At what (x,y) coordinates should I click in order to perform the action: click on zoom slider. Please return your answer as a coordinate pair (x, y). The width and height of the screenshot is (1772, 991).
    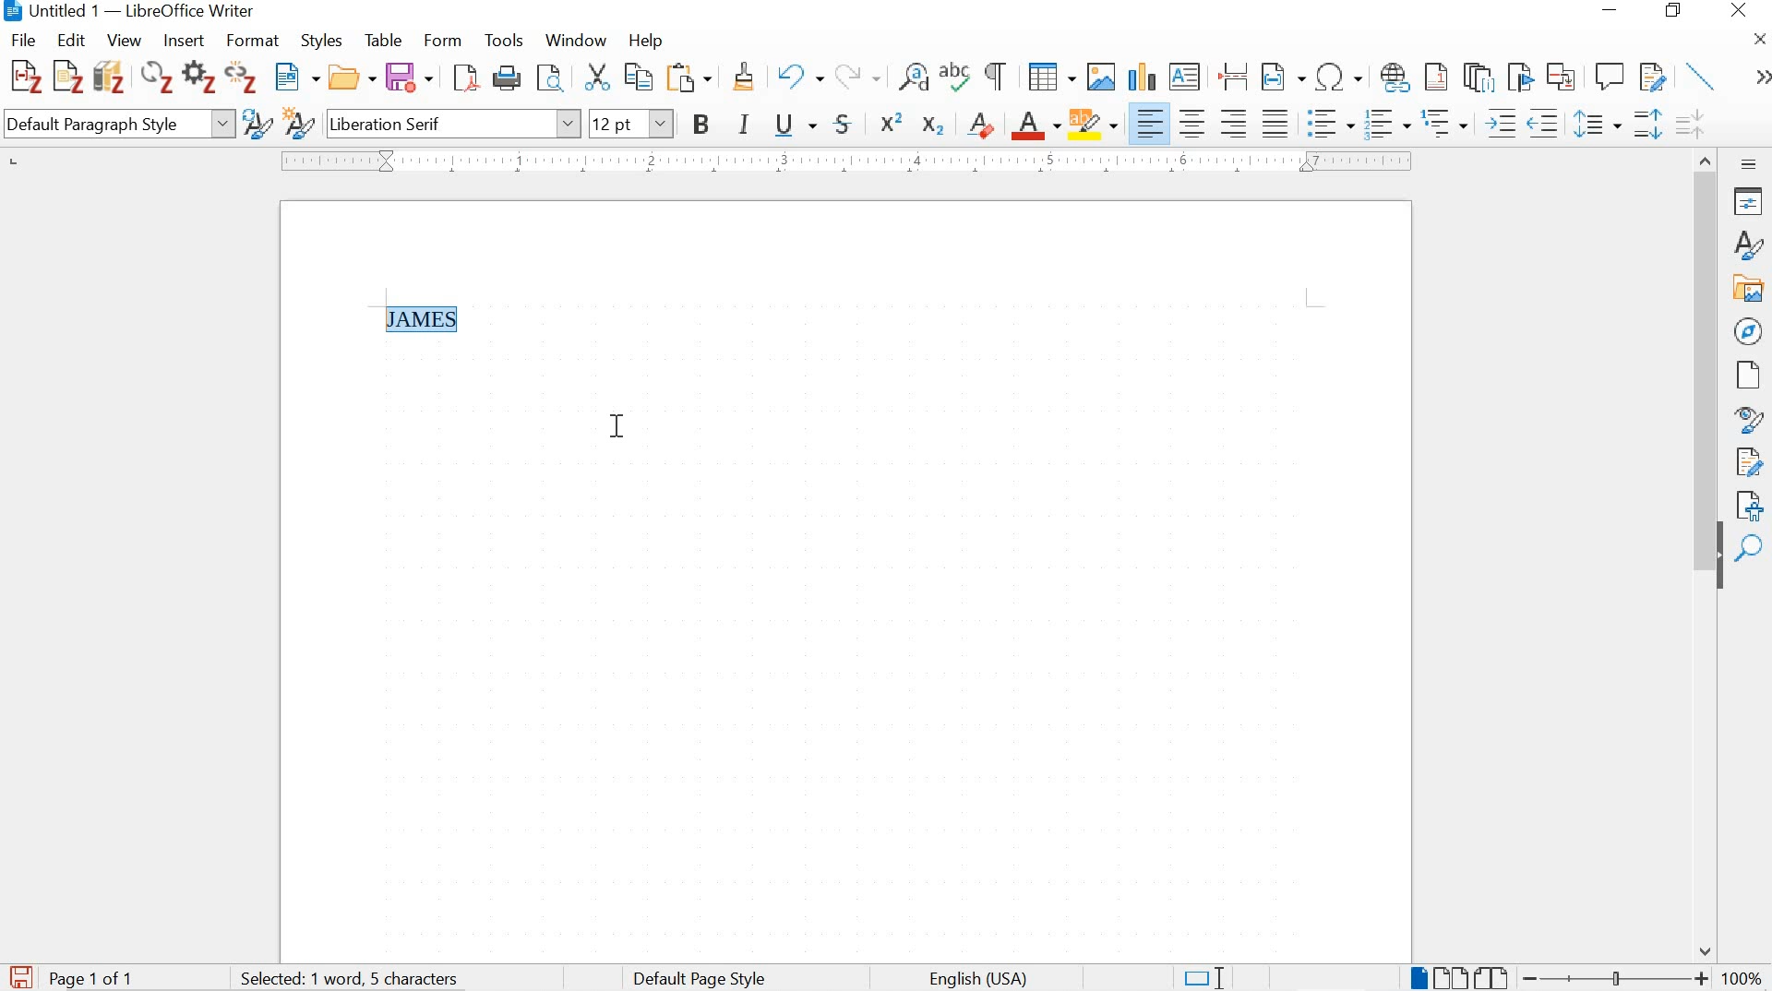
    Looking at the image, I should click on (1610, 978).